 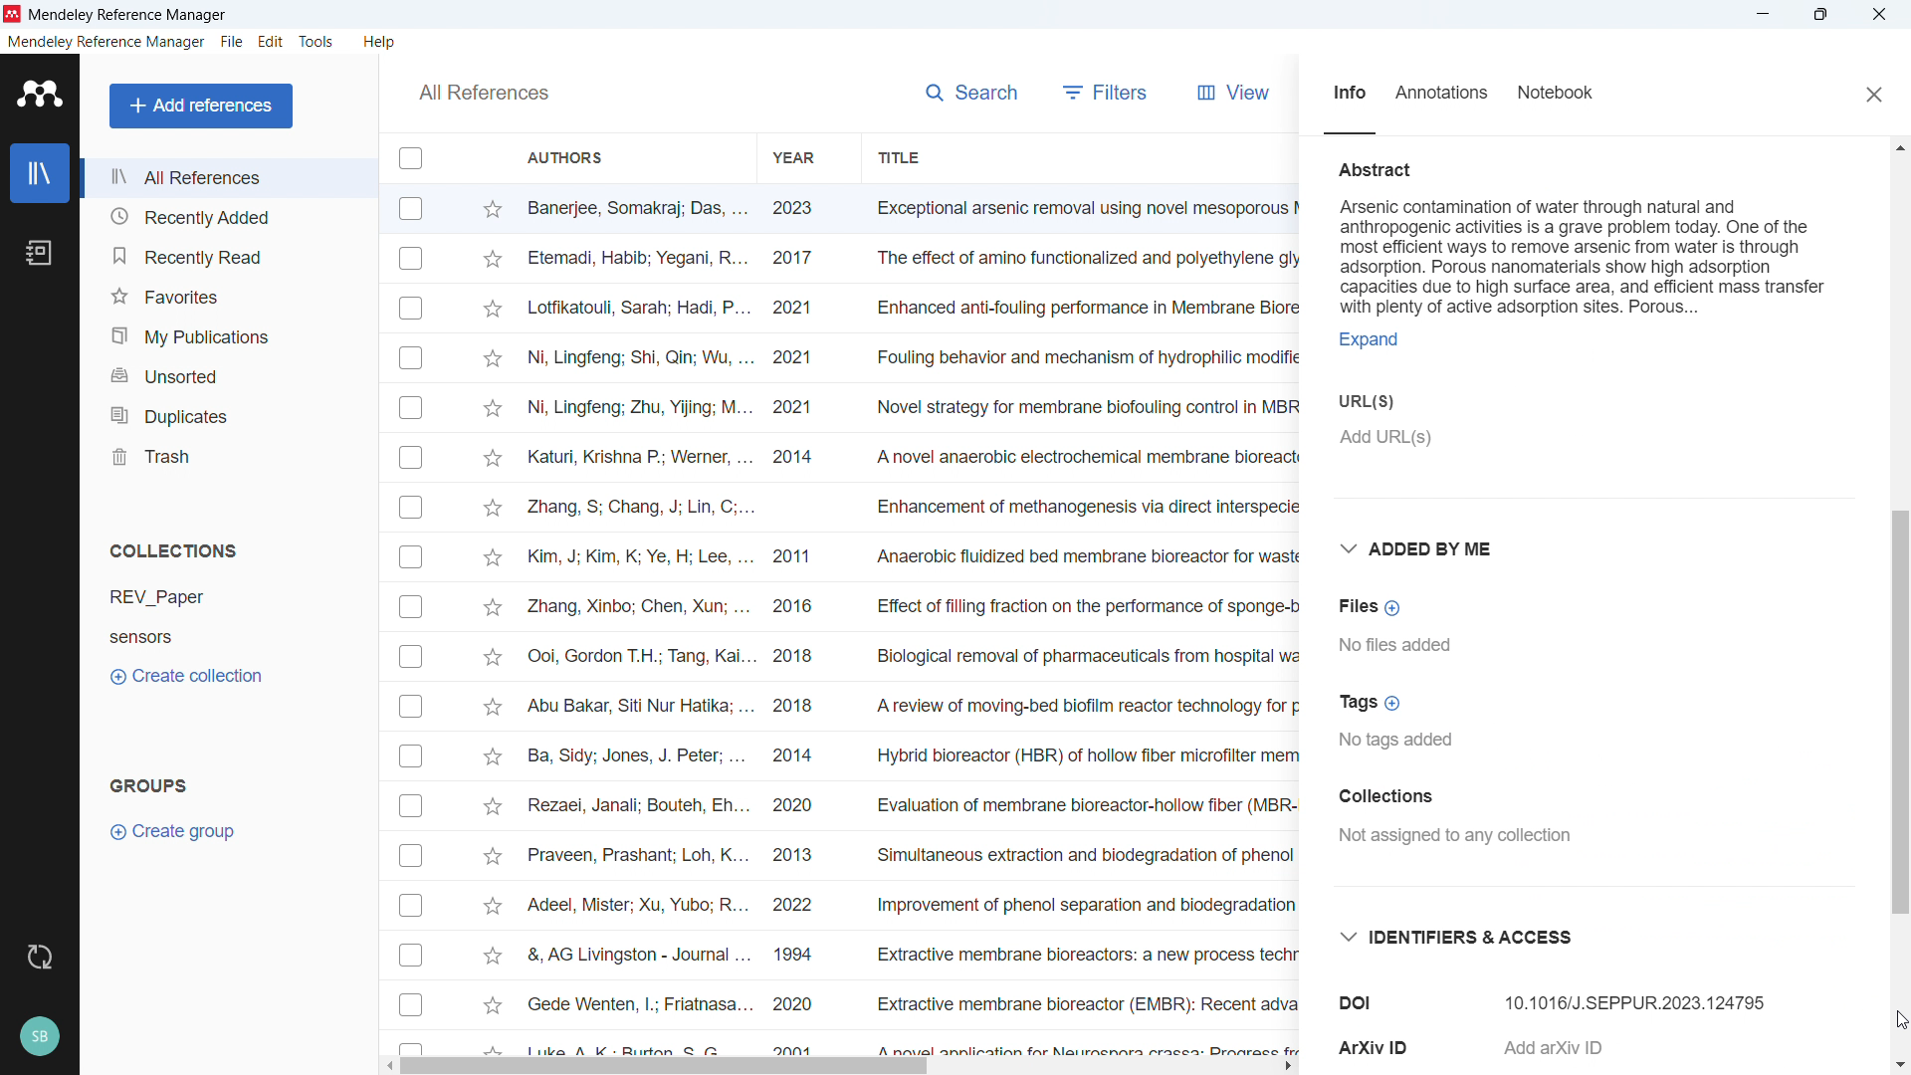 I want to click on close , so click(x=1877, y=14).